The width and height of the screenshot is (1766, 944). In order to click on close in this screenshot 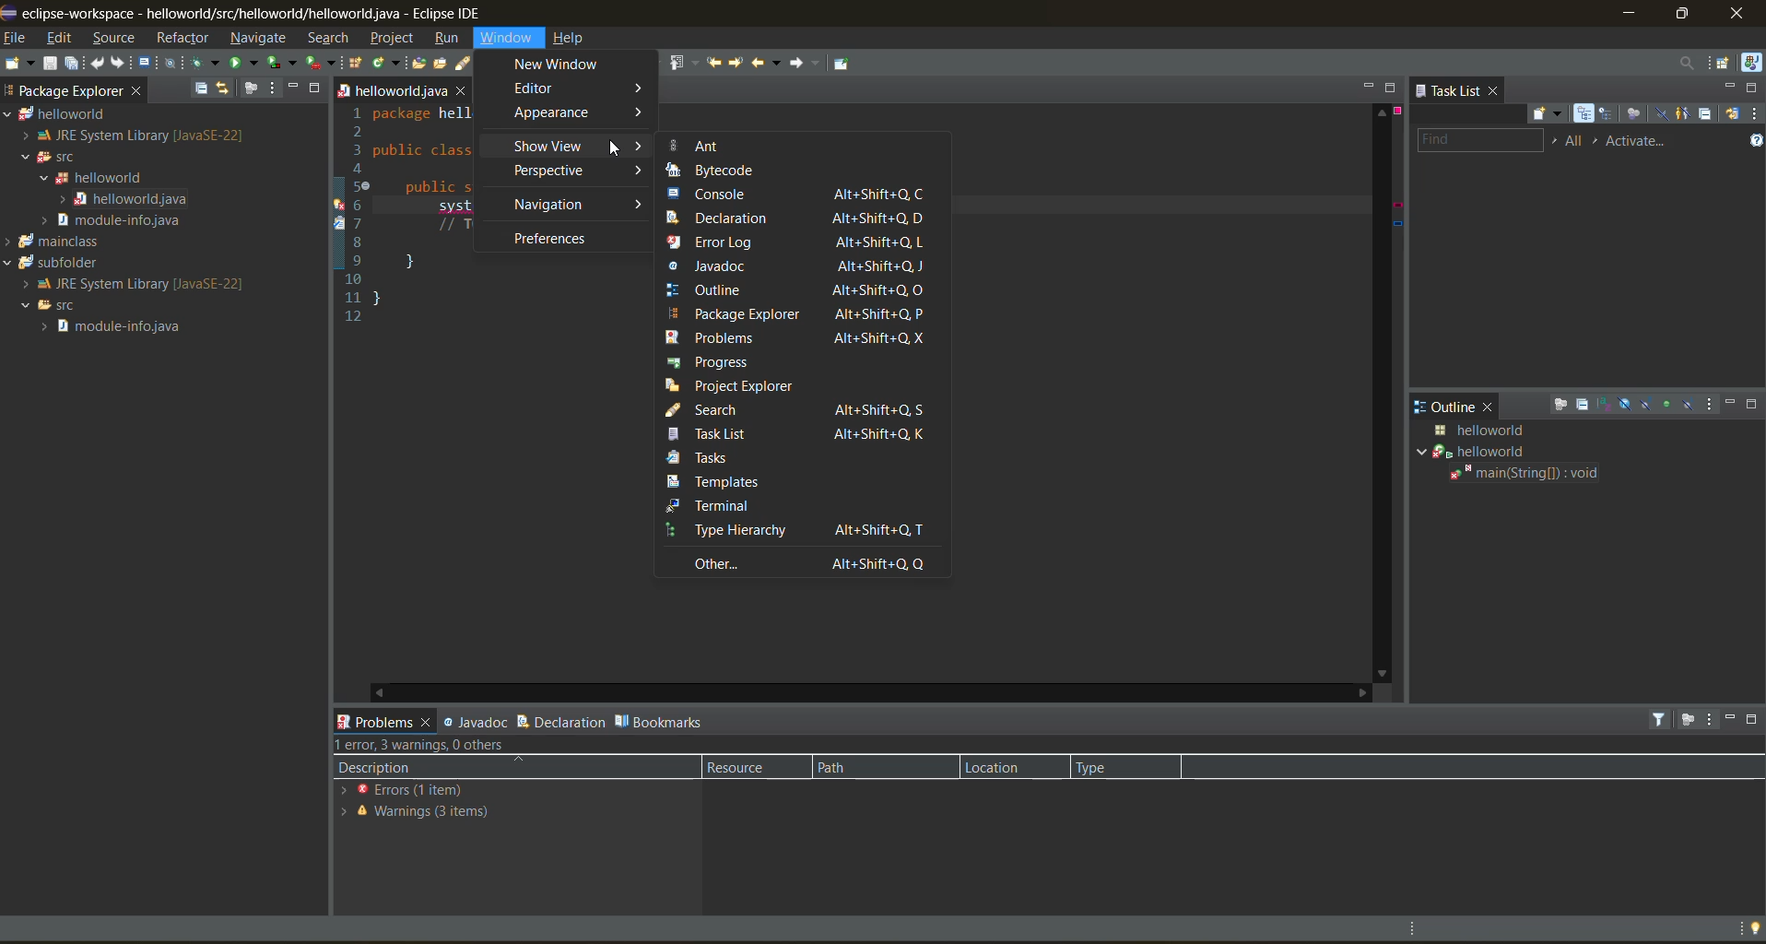, I will do `click(1745, 13)`.